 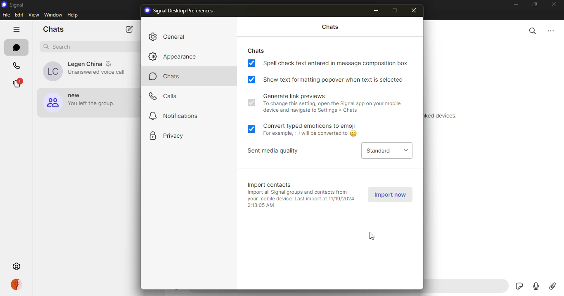 What do you see at coordinates (19, 14) in the screenshot?
I see `edit` at bounding box center [19, 14].